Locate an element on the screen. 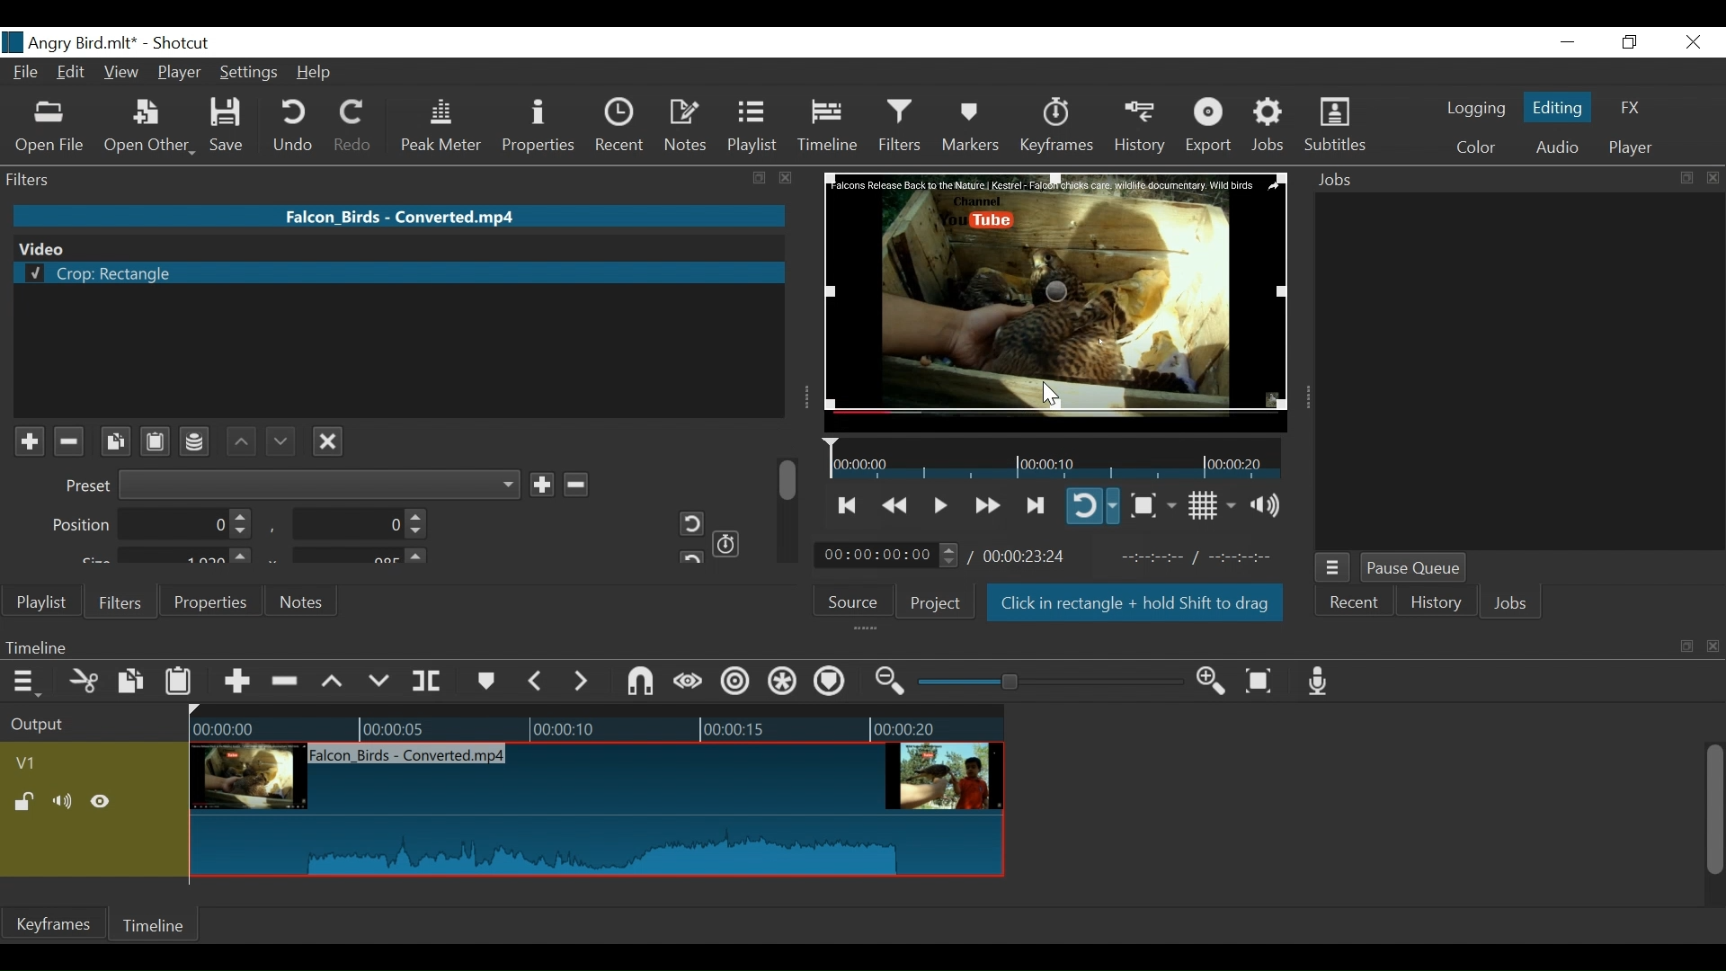  Play backward quickly is located at coordinates (897, 506).